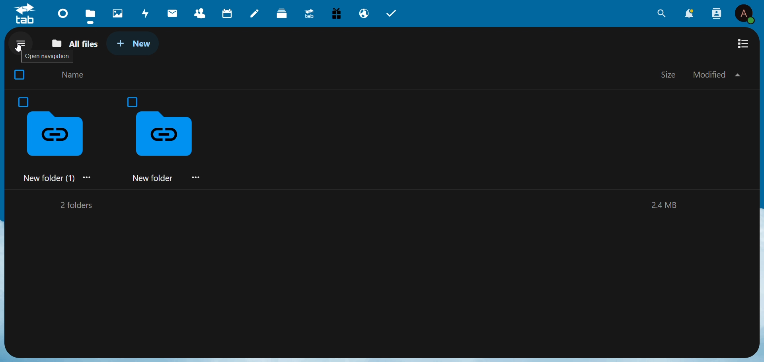 This screenshot has width=764, height=362. What do you see at coordinates (133, 43) in the screenshot?
I see `new` at bounding box center [133, 43].